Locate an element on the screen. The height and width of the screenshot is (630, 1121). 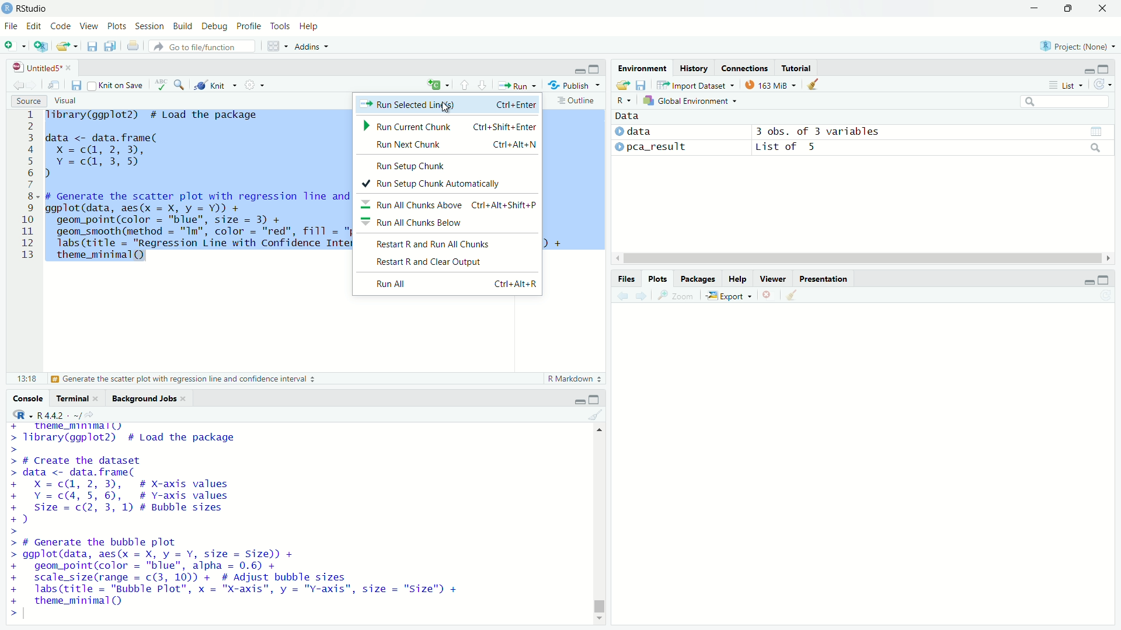
163 MiB is located at coordinates (770, 84).